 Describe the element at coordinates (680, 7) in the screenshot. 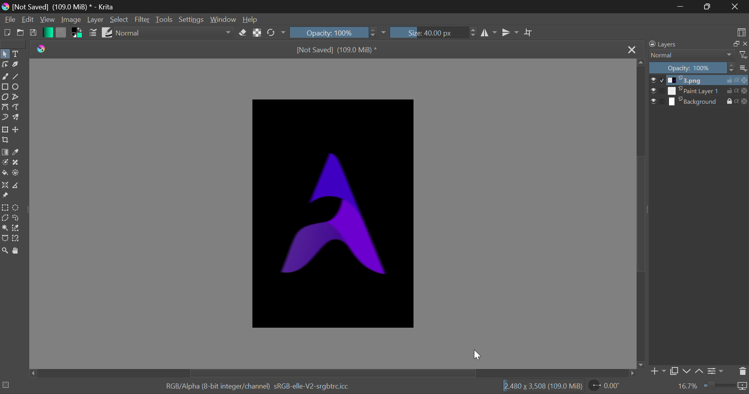

I see `Restore Down` at that location.